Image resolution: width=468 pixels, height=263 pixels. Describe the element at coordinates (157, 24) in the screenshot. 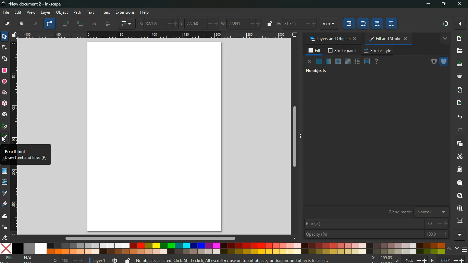

I see `x` at that location.